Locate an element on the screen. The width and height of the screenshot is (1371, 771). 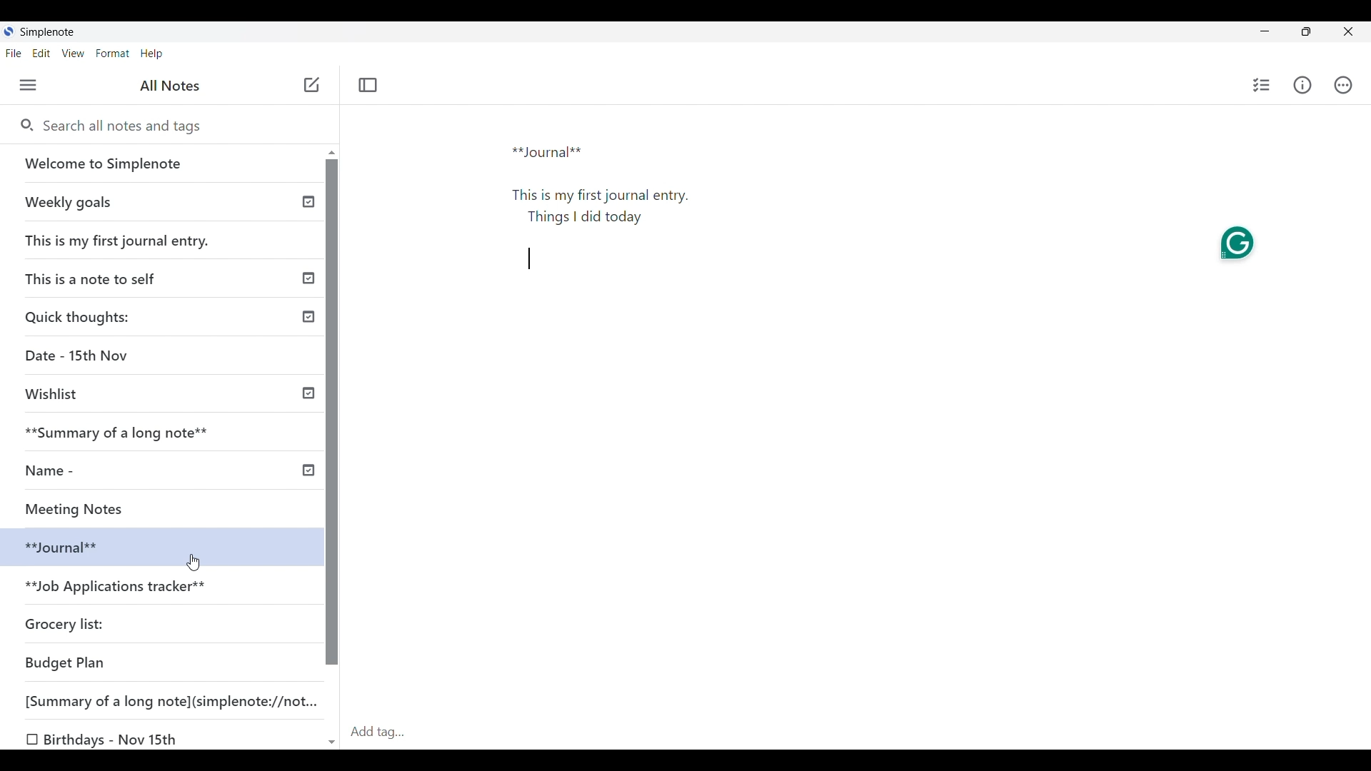
**Summary of a long note** is located at coordinates (126, 432).